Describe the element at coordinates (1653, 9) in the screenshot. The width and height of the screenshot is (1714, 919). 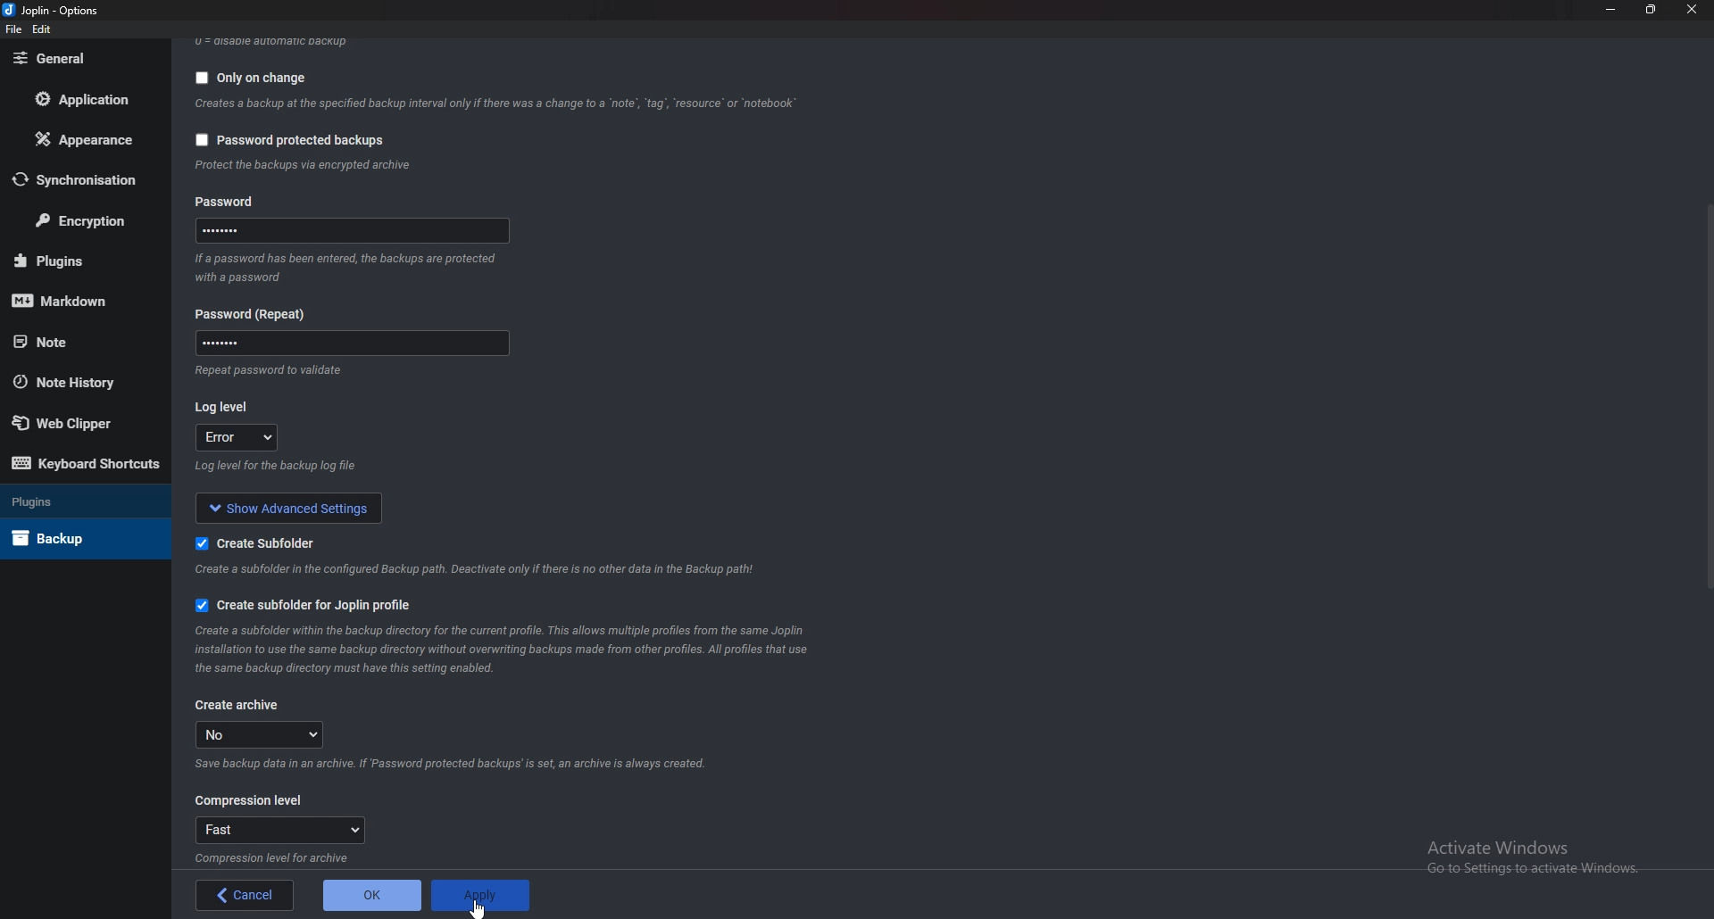
I see `Resize` at that location.